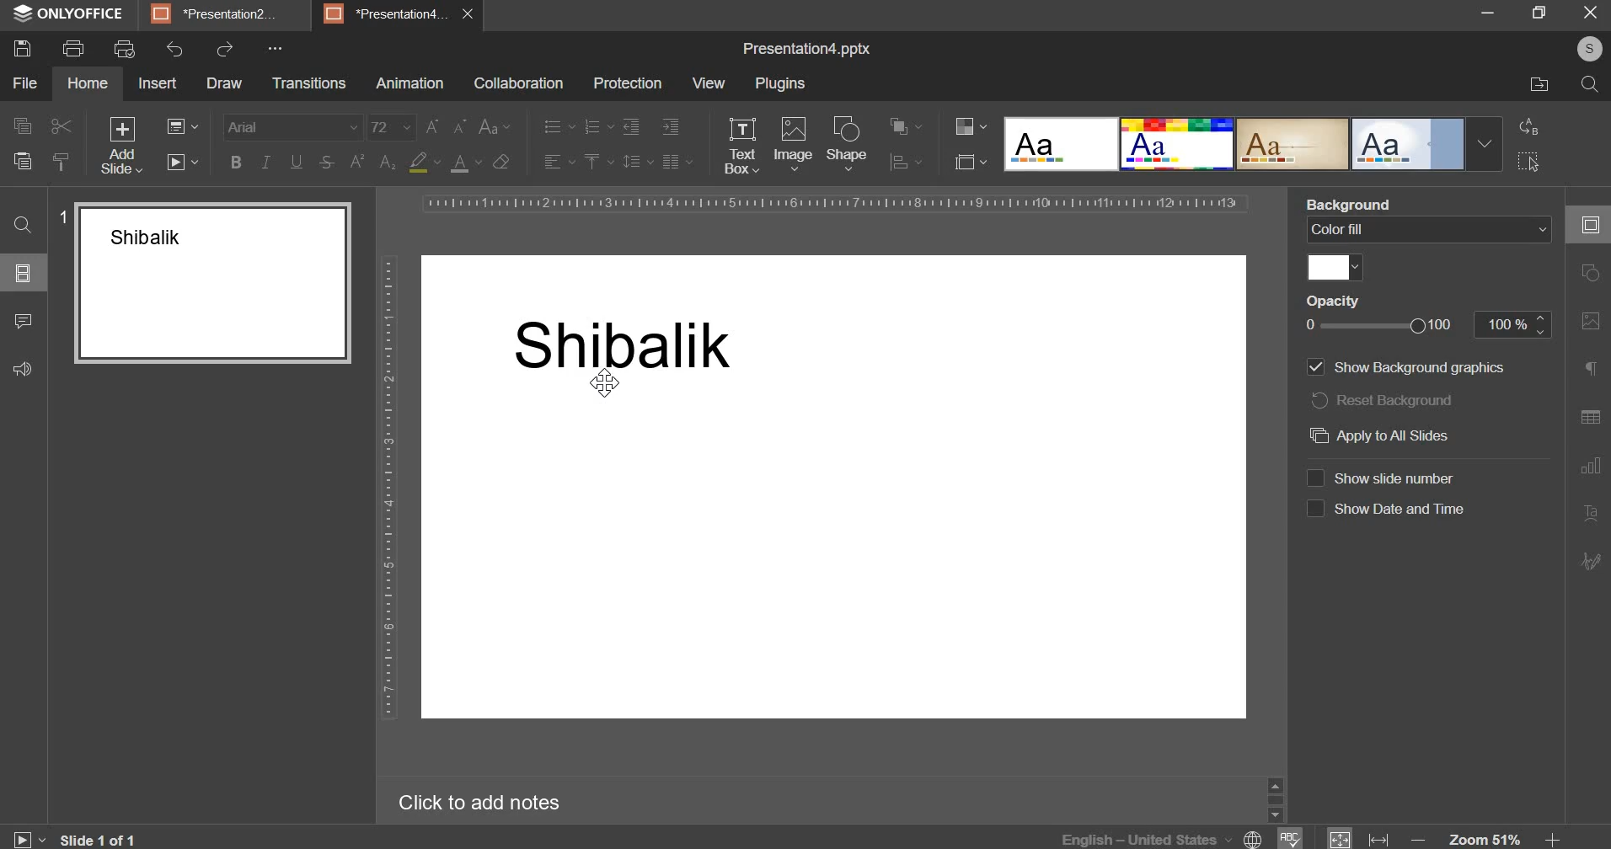 The image size is (1611, 849). What do you see at coordinates (223, 83) in the screenshot?
I see `draw` at bounding box center [223, 83].